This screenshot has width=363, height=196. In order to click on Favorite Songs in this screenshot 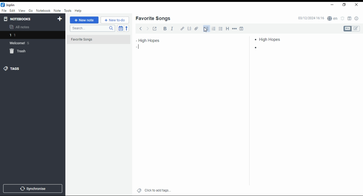, I will do `click(96, 40)`.